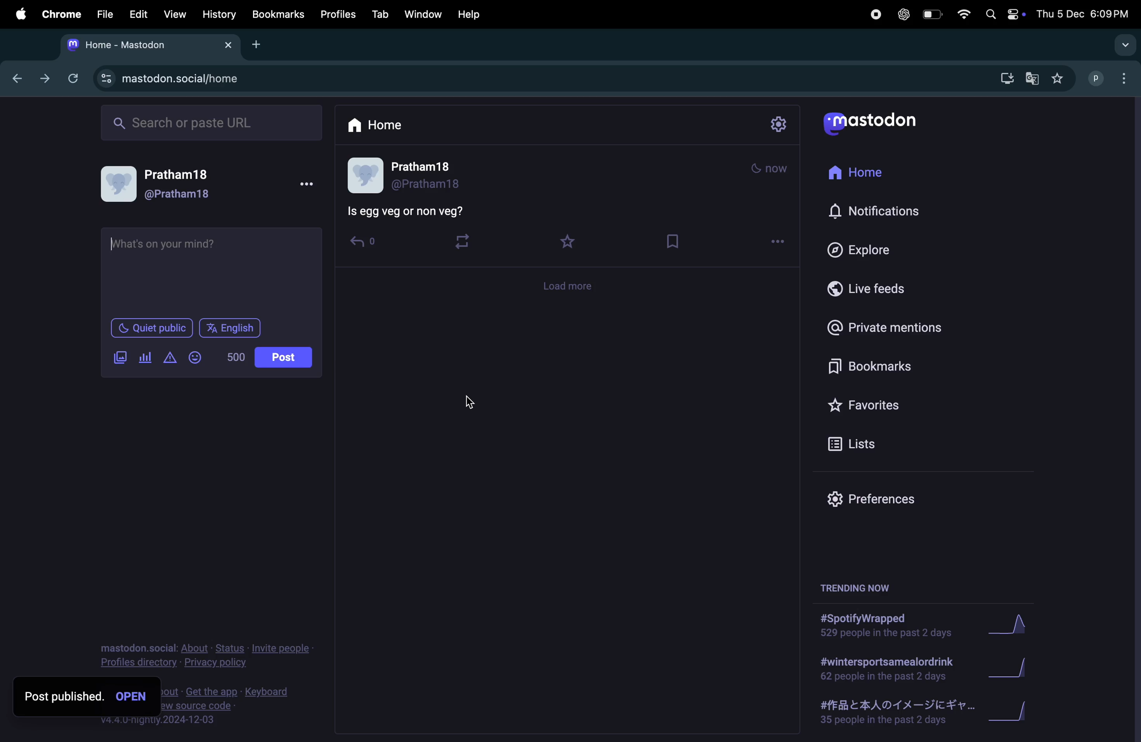 This screenshot has height=742, width=1141. What do you see at coordinates (472, 14) in the screenshot?
I see `help` at bounding box center [472, 14].